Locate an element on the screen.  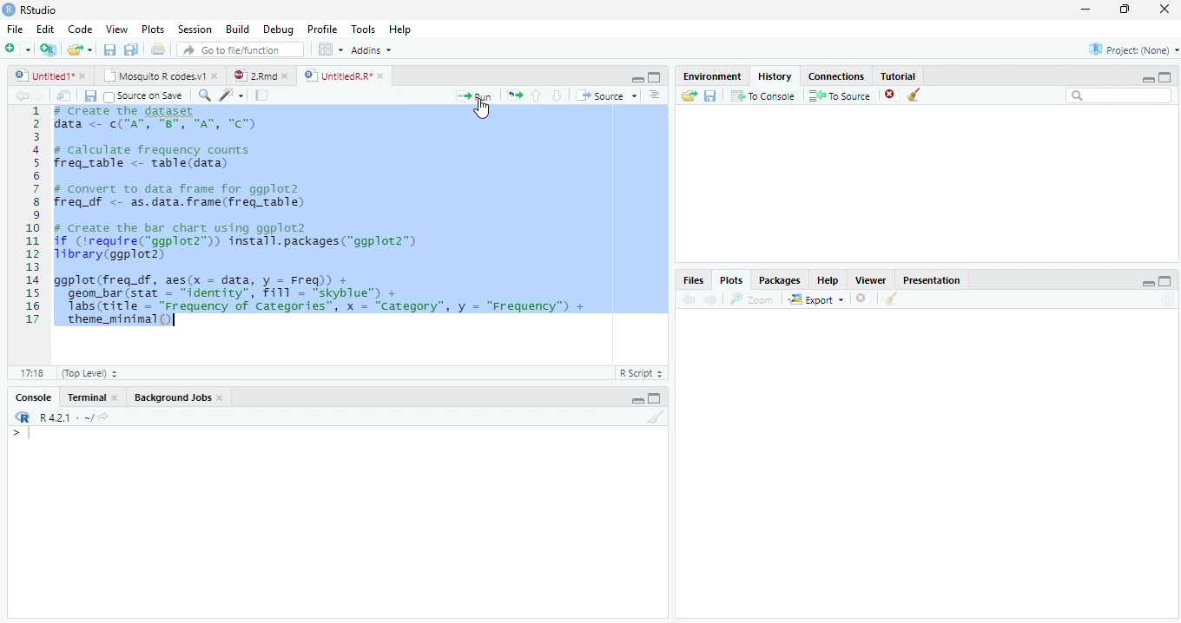
Code is located at coordinates (83, 30).